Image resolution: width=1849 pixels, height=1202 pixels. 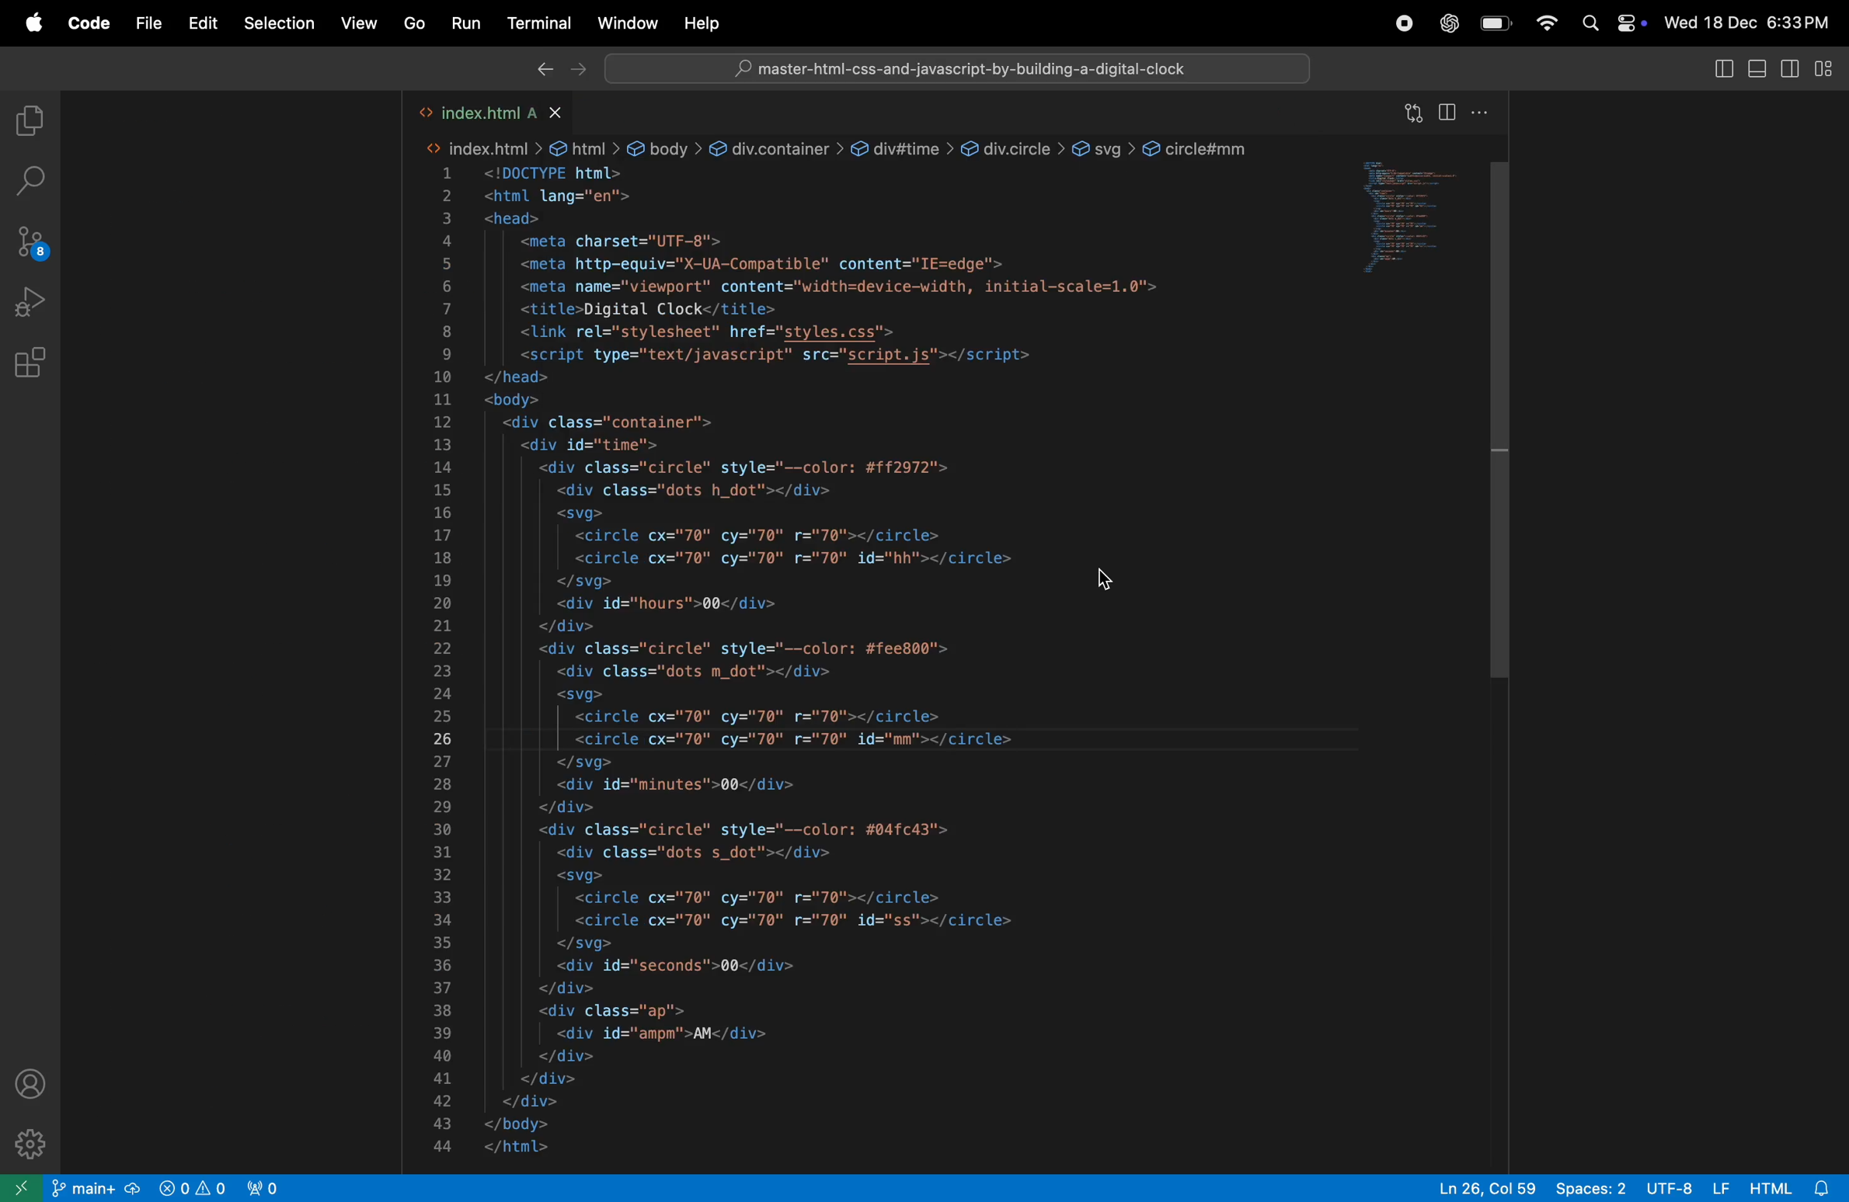 I want to click on scrollbar, so click(x=1501, y=416).